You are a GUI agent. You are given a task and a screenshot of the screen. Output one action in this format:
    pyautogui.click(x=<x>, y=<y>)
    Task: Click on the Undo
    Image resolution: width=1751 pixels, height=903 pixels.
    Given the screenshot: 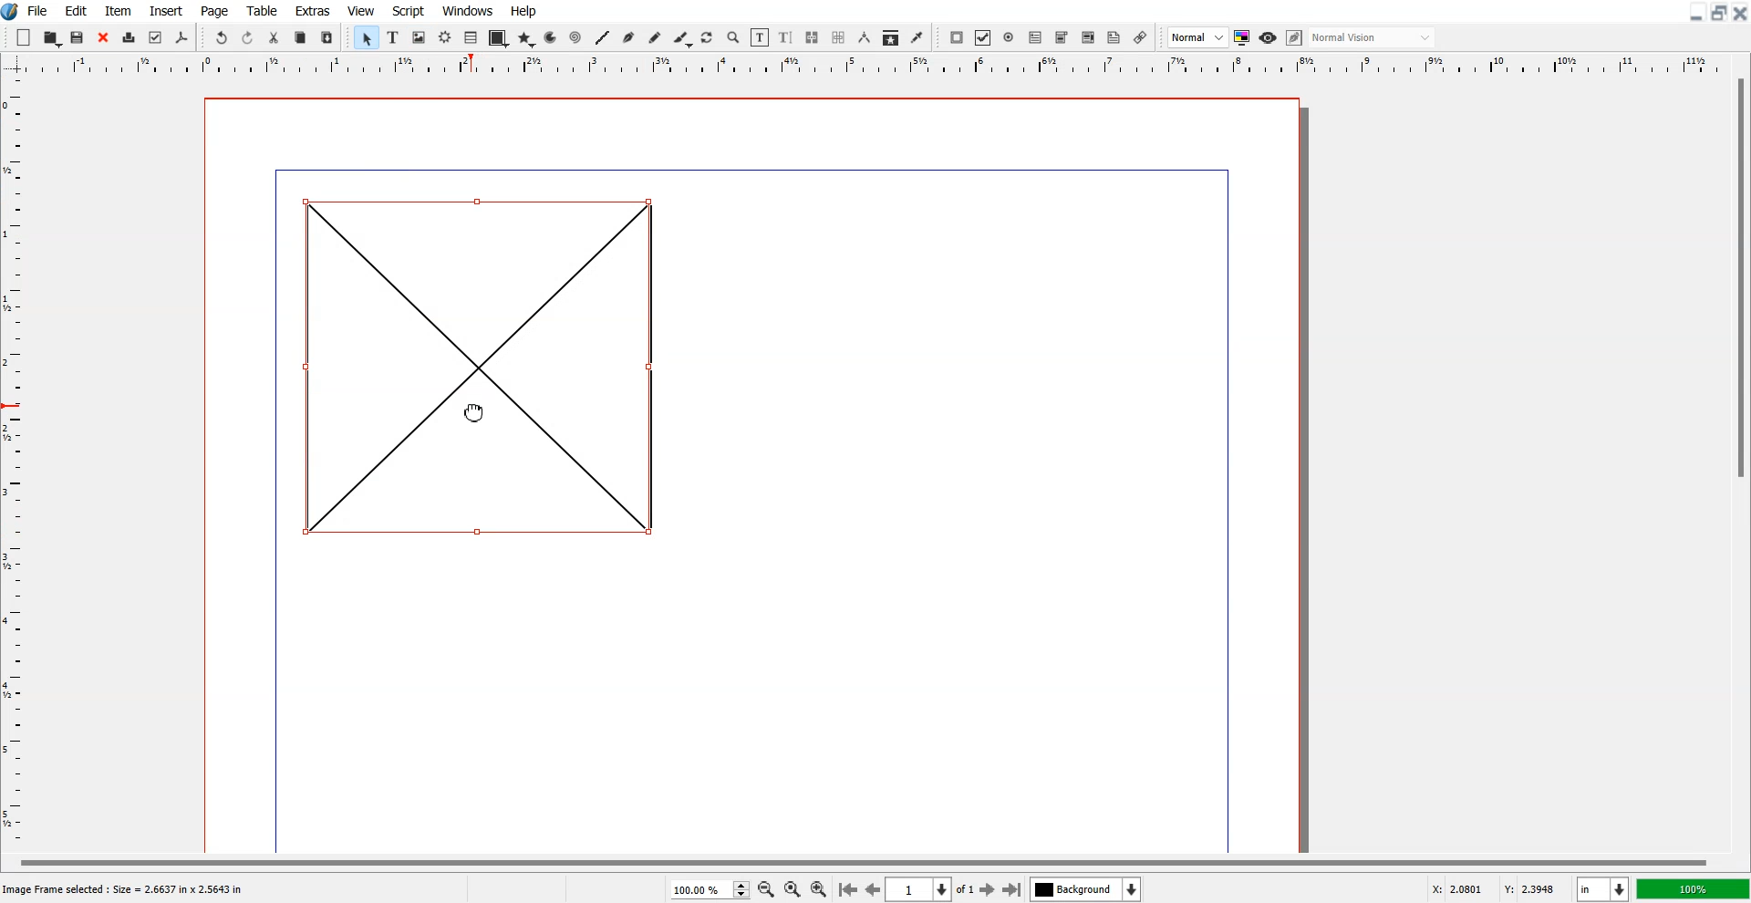 What is the action you would take?
    pyautogui.click(x=222, y=36)
    